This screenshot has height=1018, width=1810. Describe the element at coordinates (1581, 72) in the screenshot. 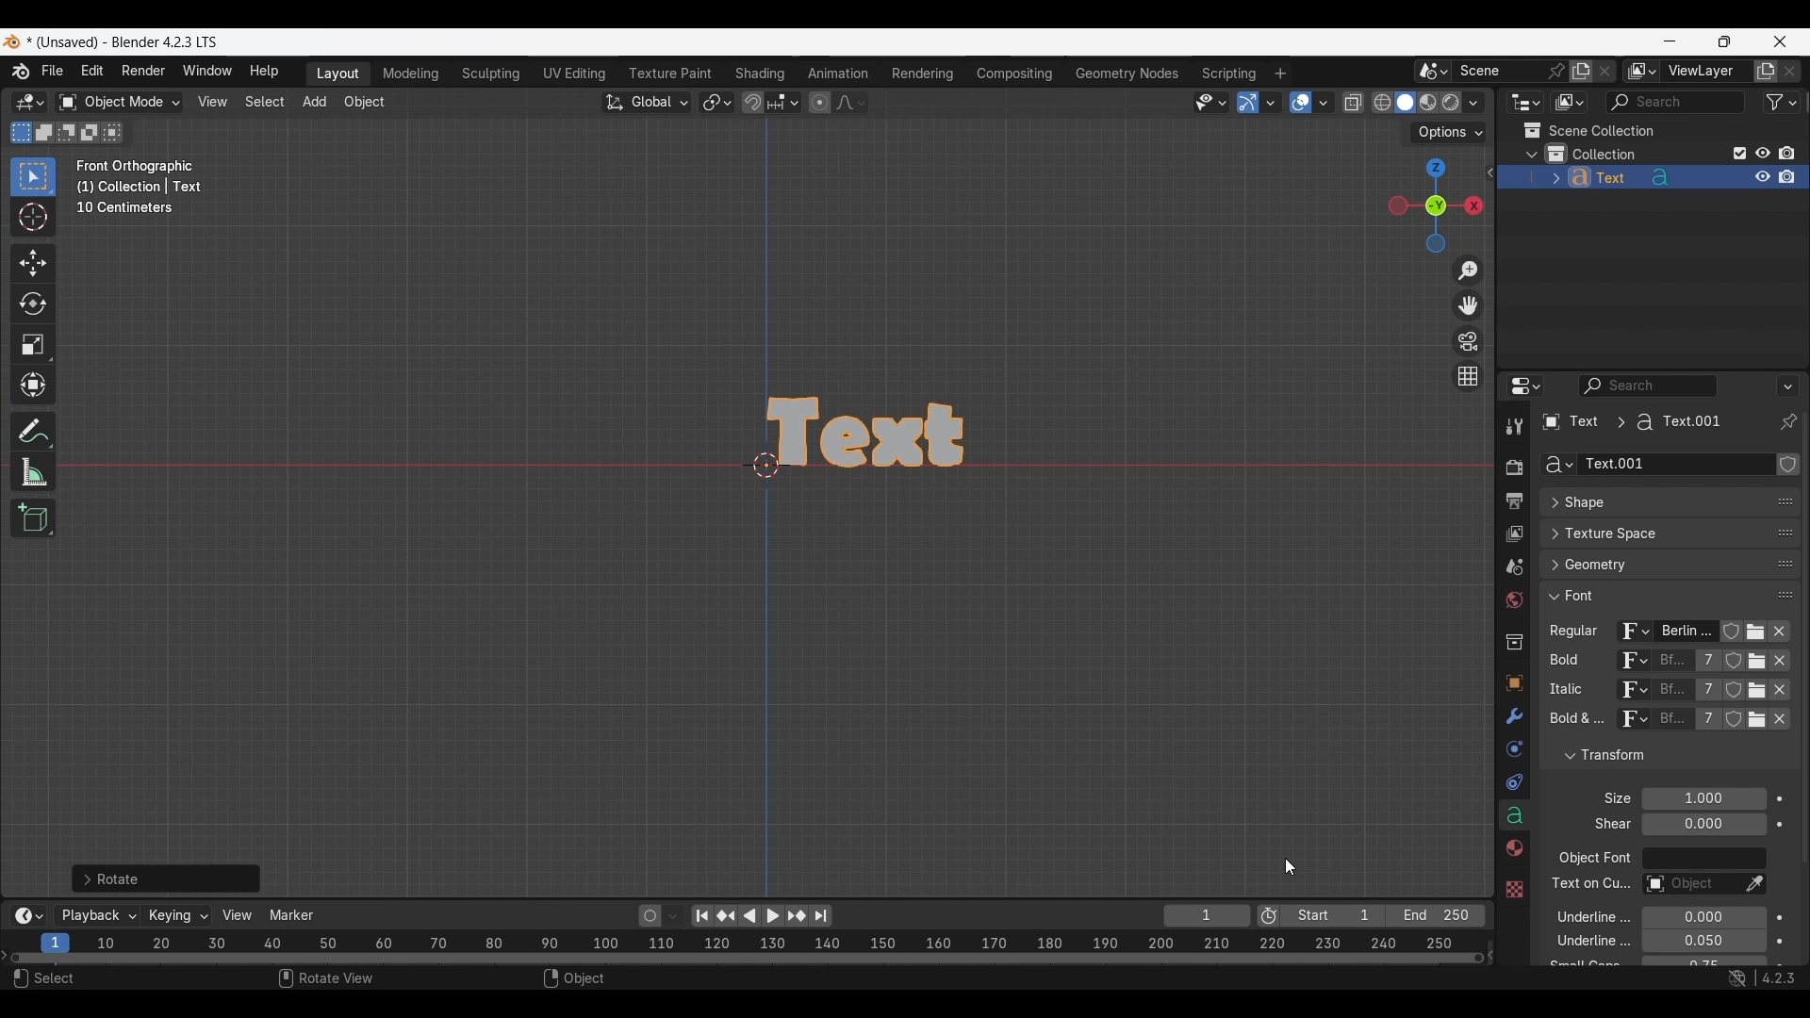

I see `Add new scene` at that location.